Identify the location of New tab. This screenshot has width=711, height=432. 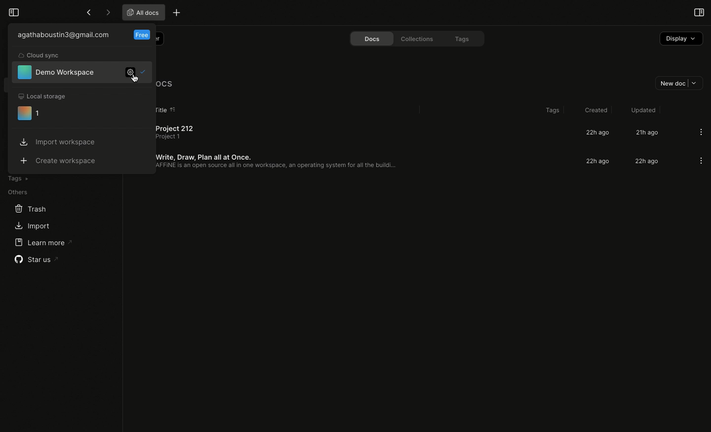
(177, 12).